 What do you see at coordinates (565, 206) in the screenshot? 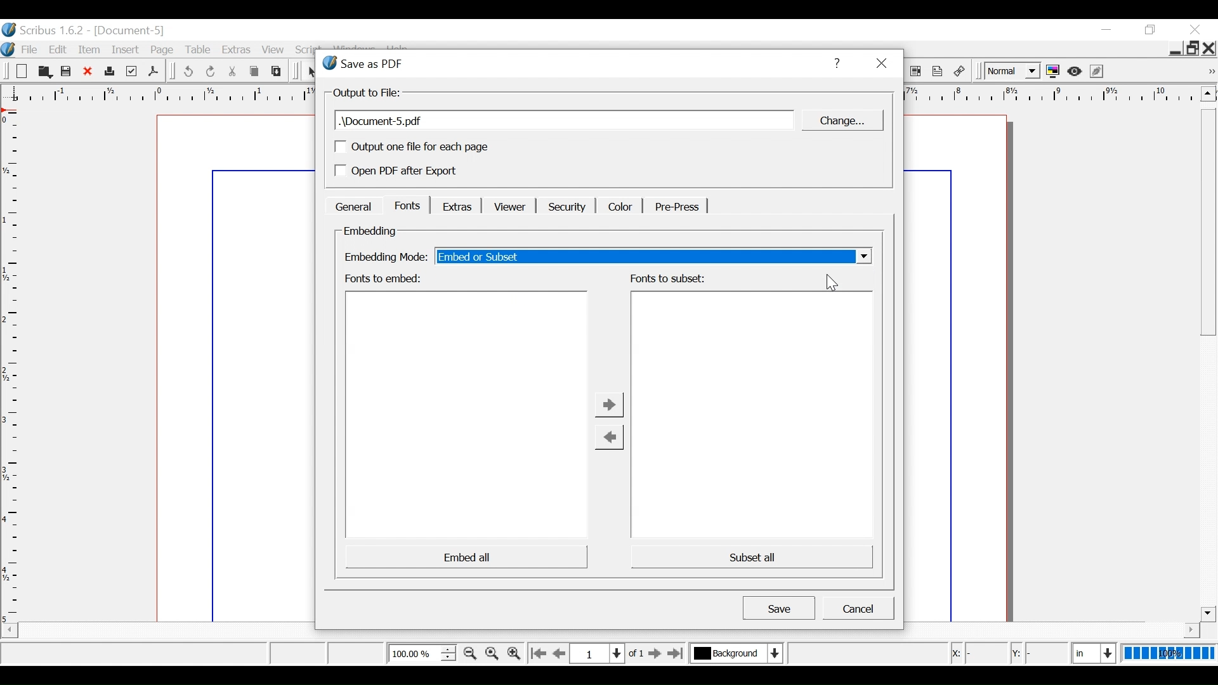
I see `Security` at bounding box center [565, 206].